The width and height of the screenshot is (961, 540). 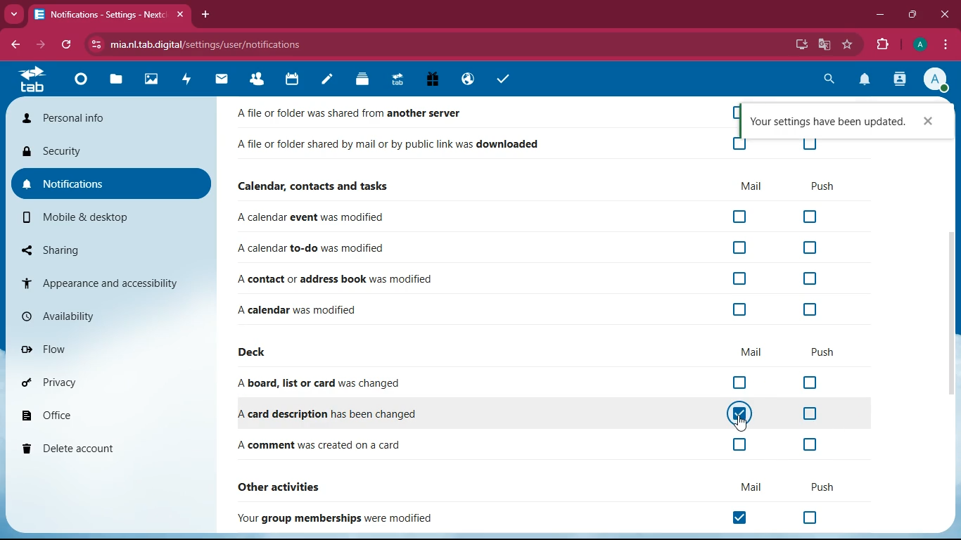 I want to click on mail, so click(x=222, y=79).